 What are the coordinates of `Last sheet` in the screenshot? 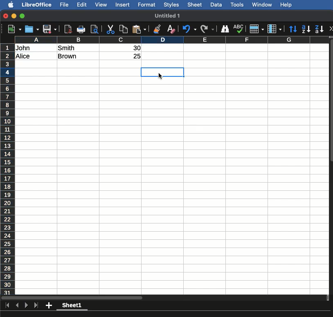 It's located at (36, 306).